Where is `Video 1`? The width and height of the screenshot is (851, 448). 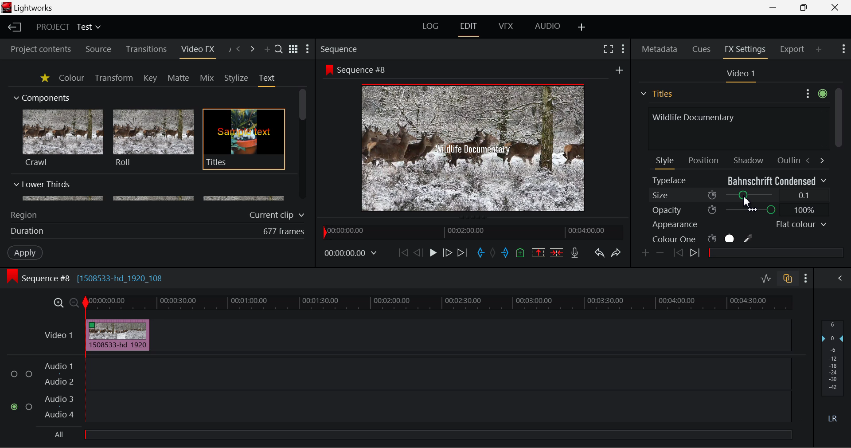 Video 1 is located at coordinates (739, 74).